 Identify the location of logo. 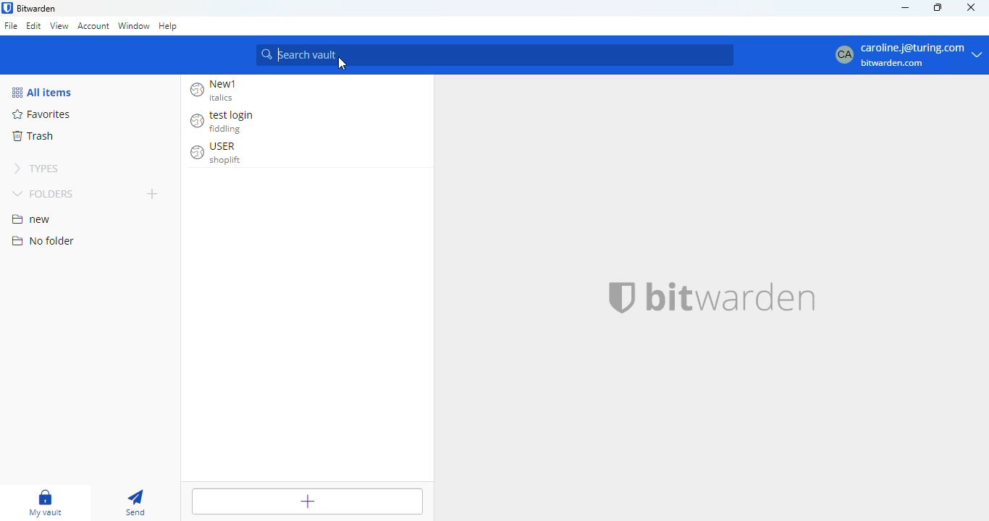
(7, 7).